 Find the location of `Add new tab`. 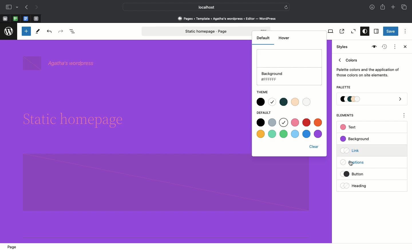

Add new tab is located at coordinates (394, 8).